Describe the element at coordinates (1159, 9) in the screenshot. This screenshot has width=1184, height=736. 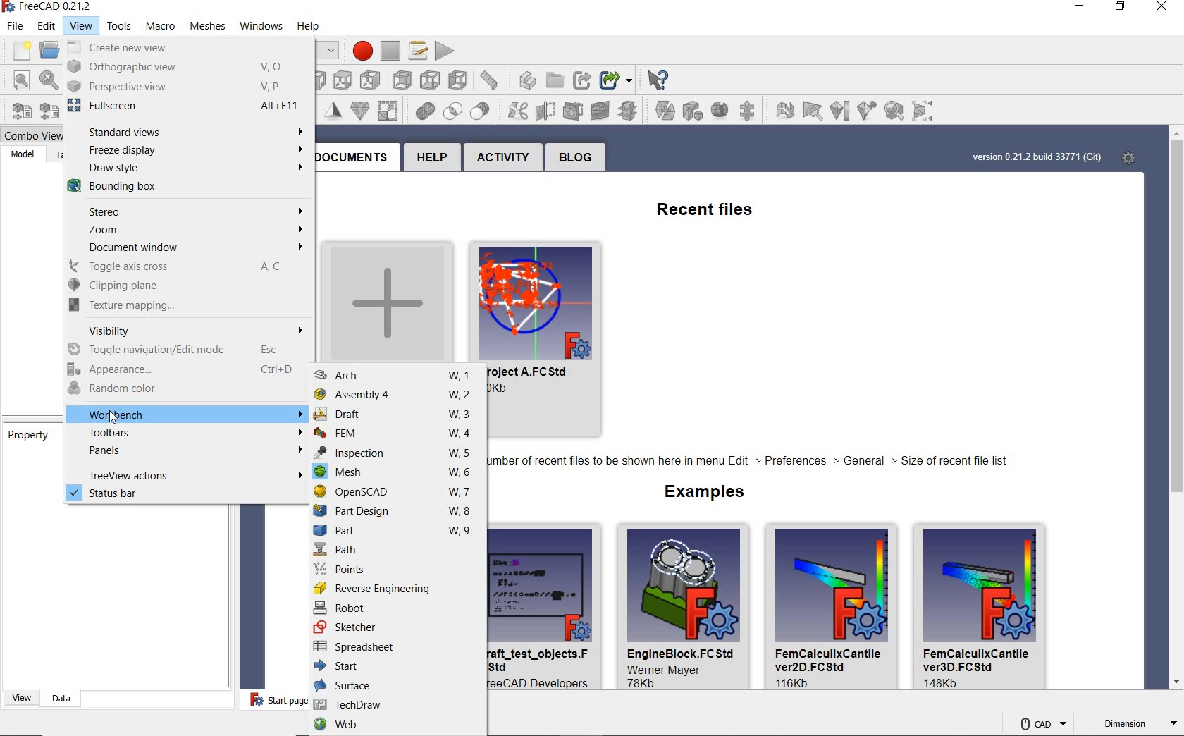
I see `close` at that location.